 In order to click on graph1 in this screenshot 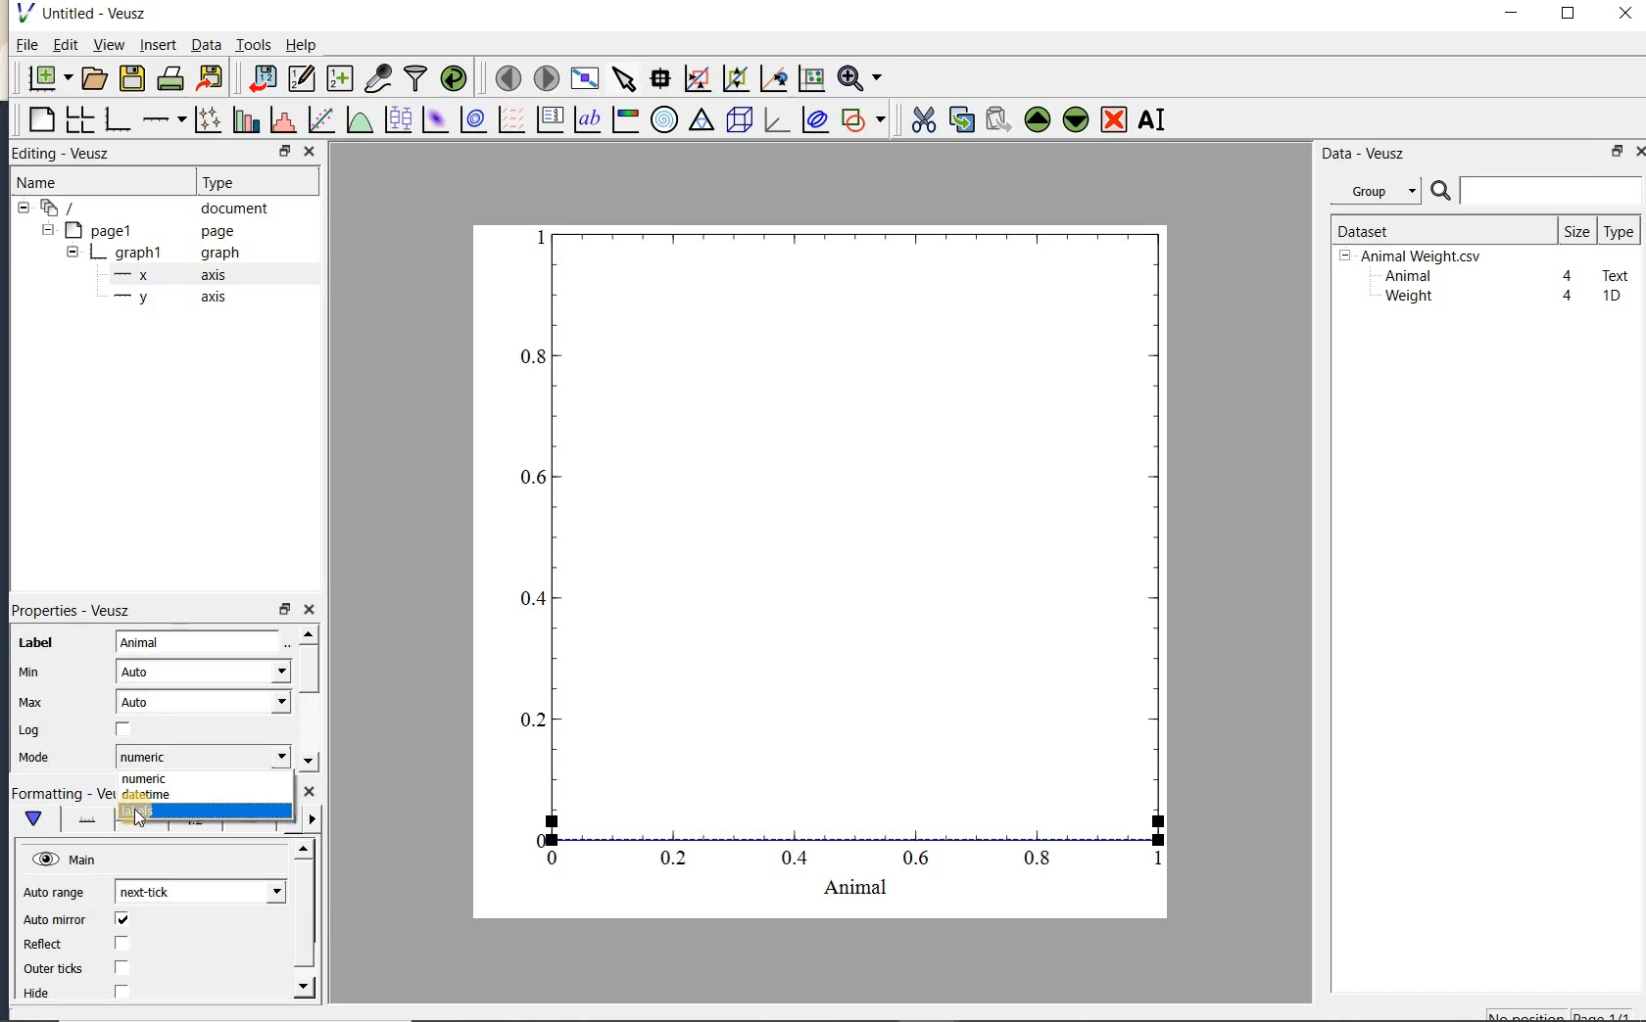, I will do `click(144, 255)`.